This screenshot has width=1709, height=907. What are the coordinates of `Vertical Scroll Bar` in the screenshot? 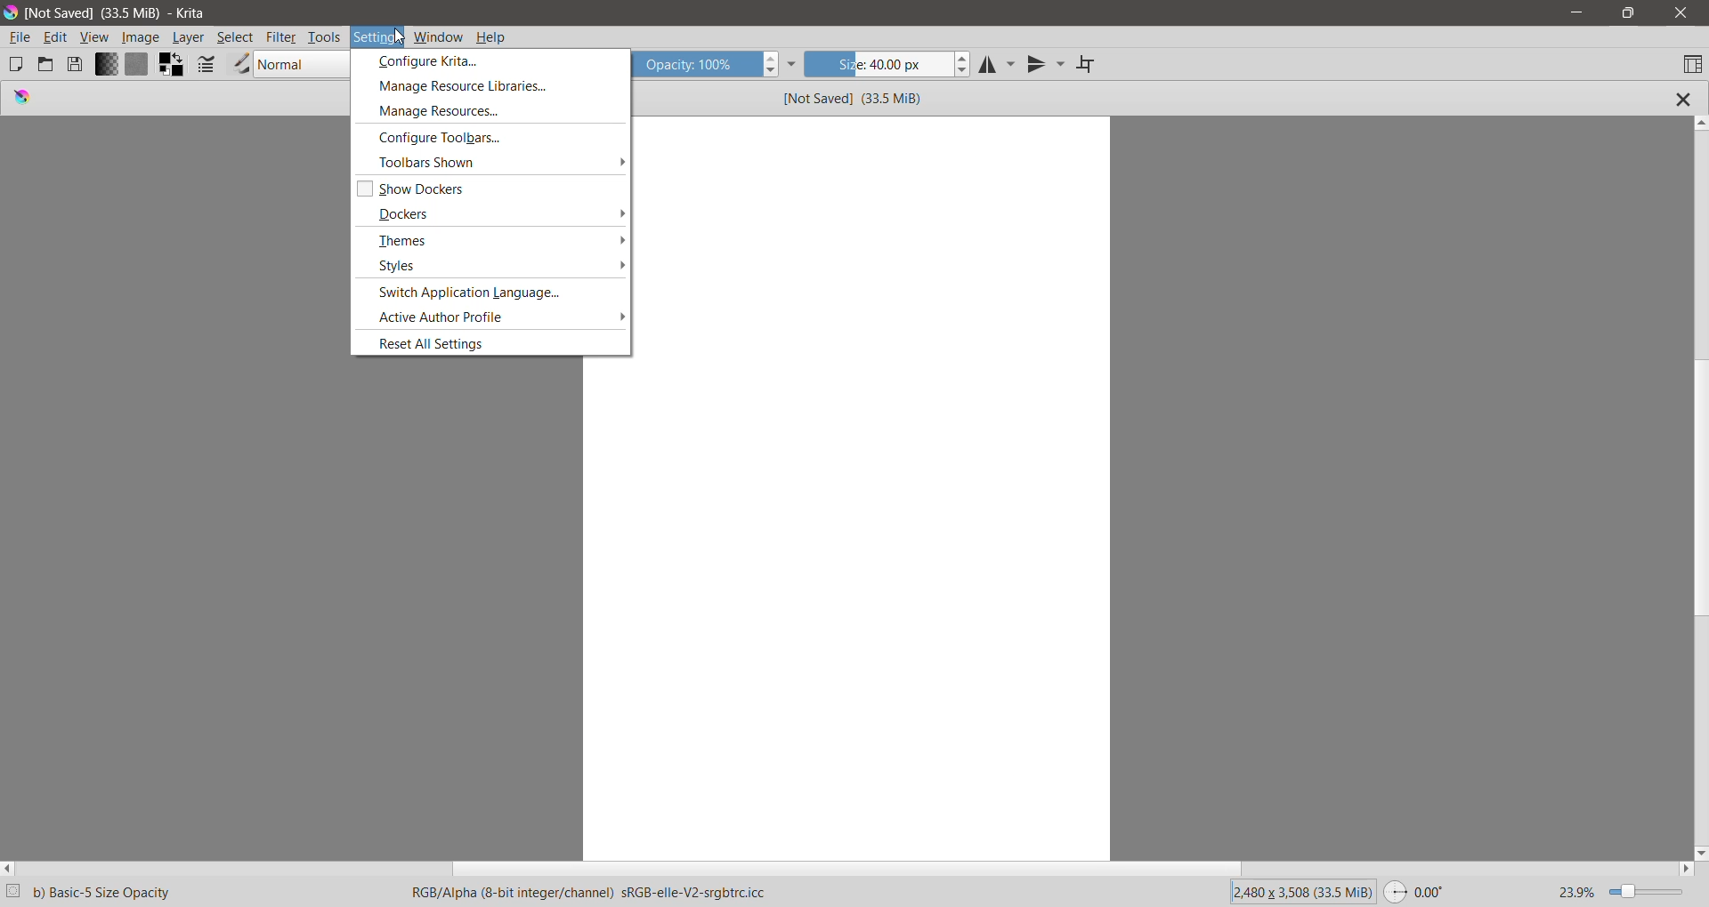 It's located at (1698, 488).